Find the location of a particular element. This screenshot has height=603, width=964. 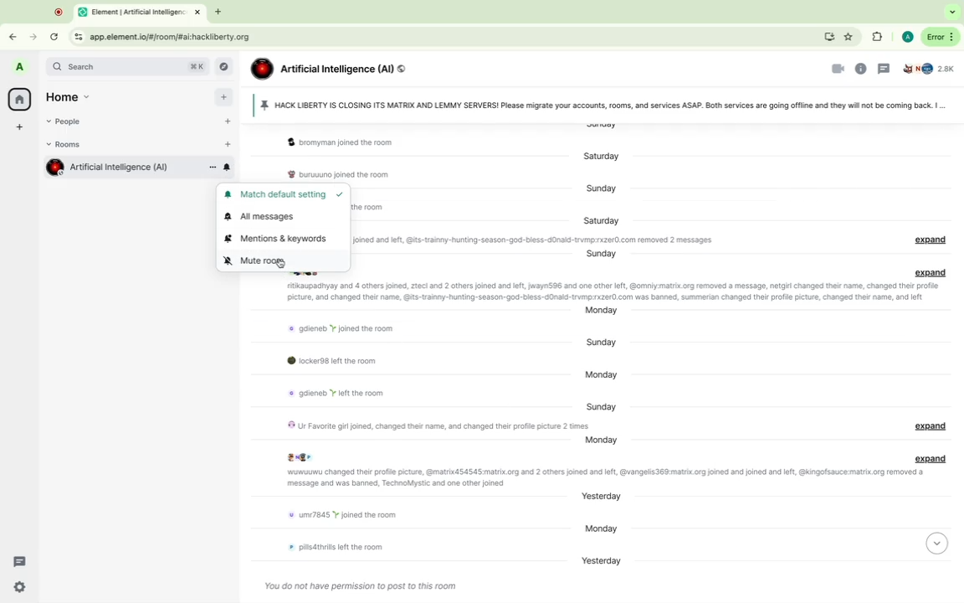

Message is located at coordinates (613, 293).